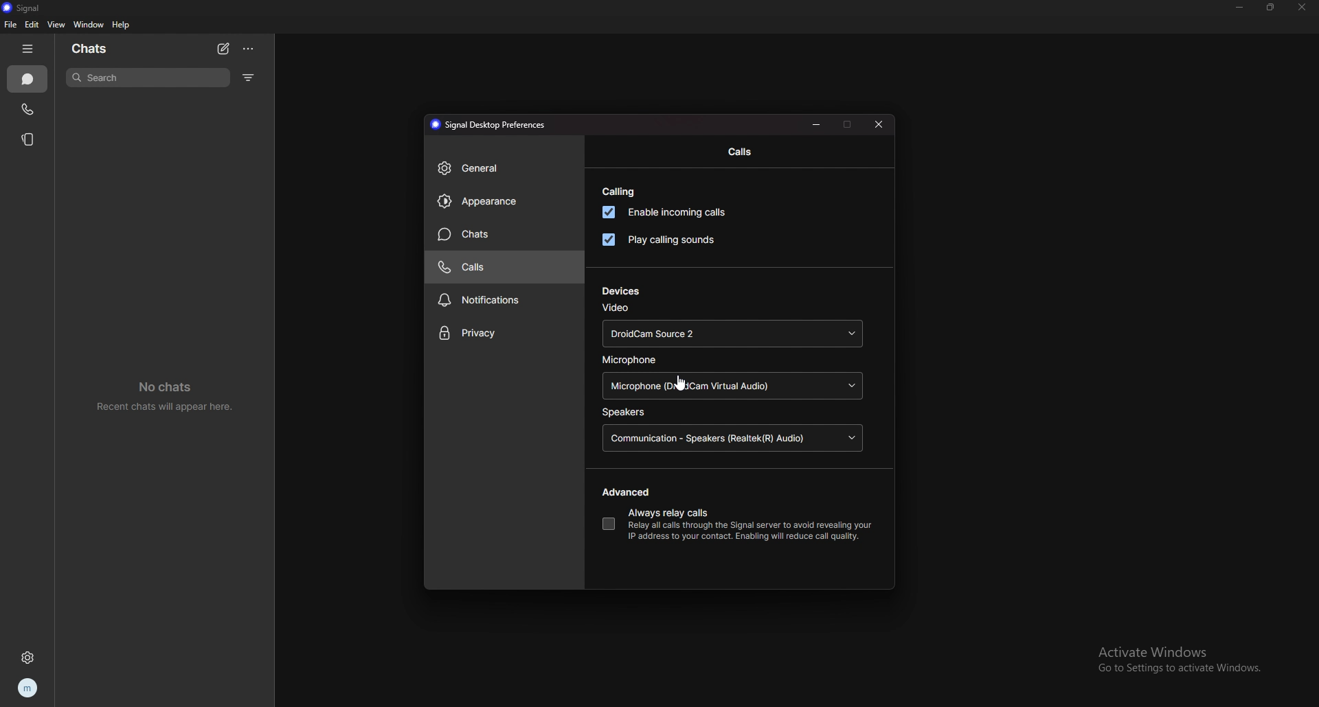 The image size is (1319, 707). I want to click on notifications, so click(506, 299).